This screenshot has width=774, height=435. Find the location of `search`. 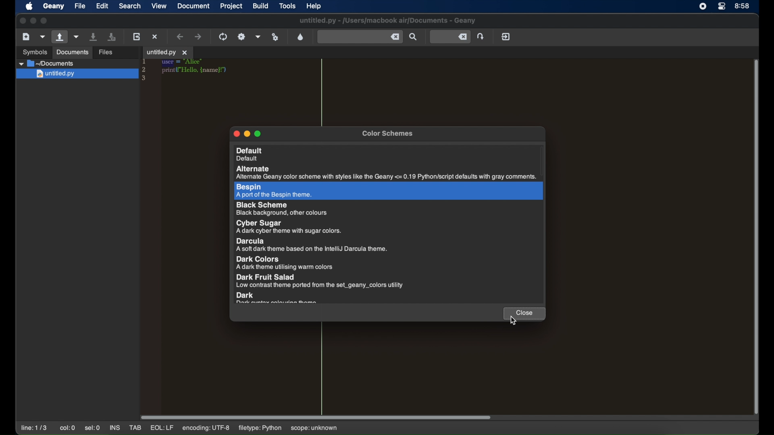

search is located at coordinates (130, 6).